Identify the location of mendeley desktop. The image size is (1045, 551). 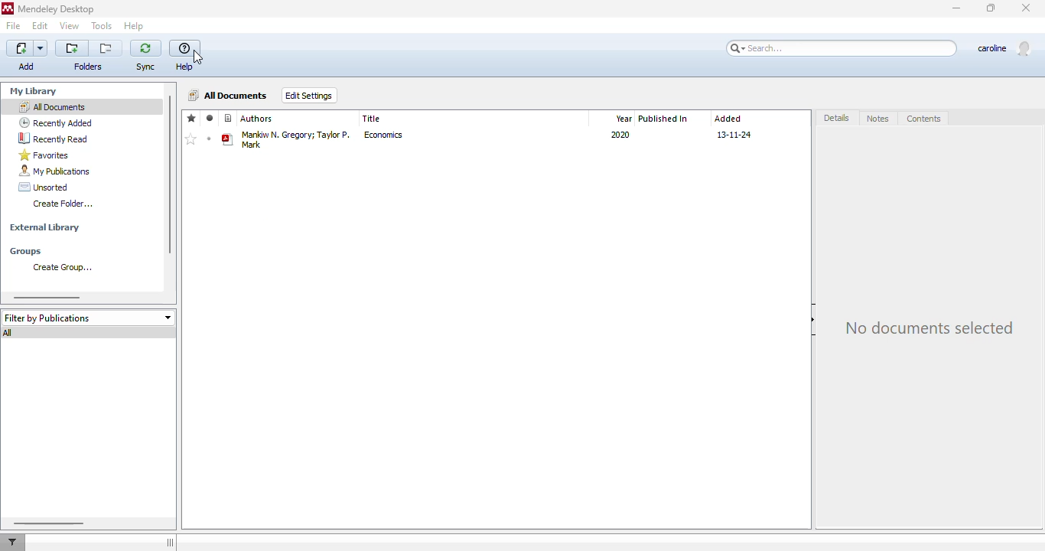
(57, 8).